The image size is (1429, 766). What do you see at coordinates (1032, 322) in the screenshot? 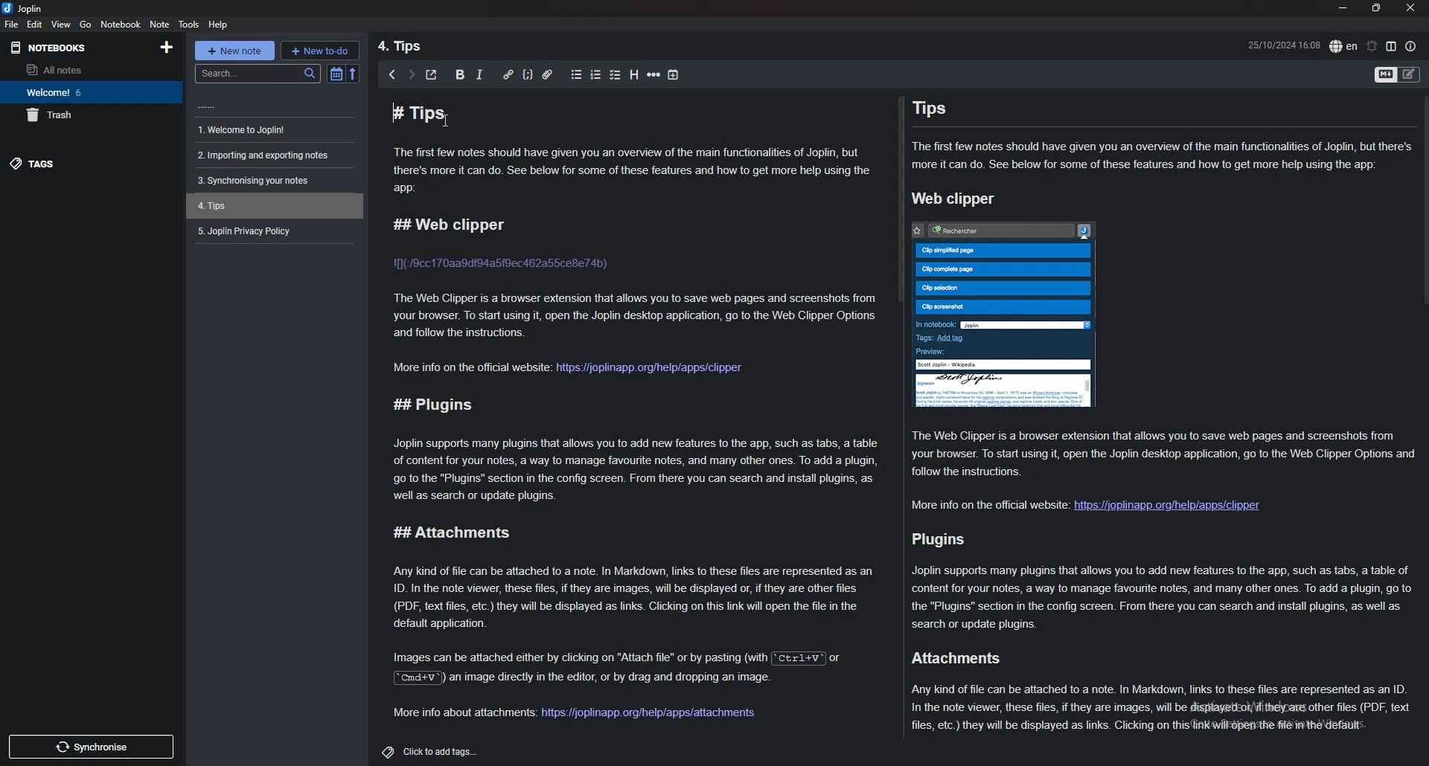
I see `Joplin` at bounding box center [1032, 322].